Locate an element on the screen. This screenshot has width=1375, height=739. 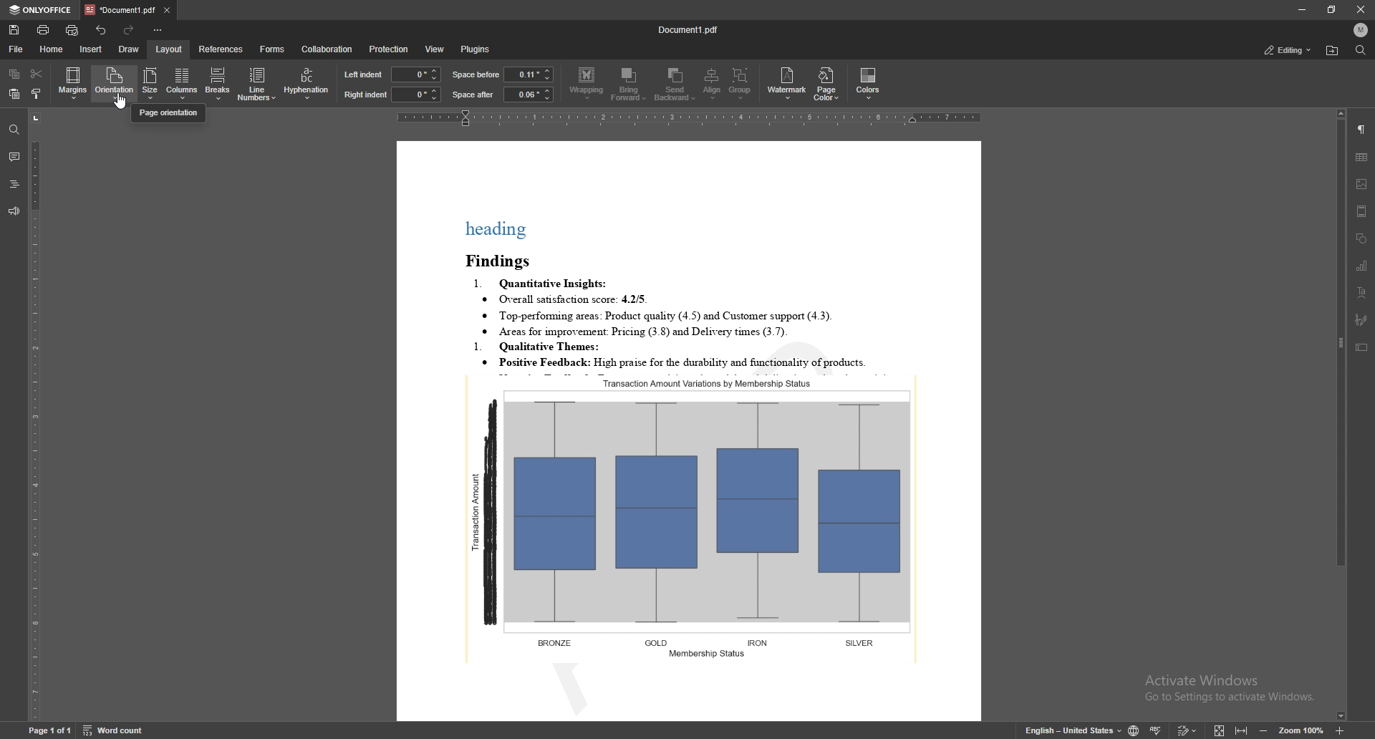
vertical scale is located at coordinates (35, 415).